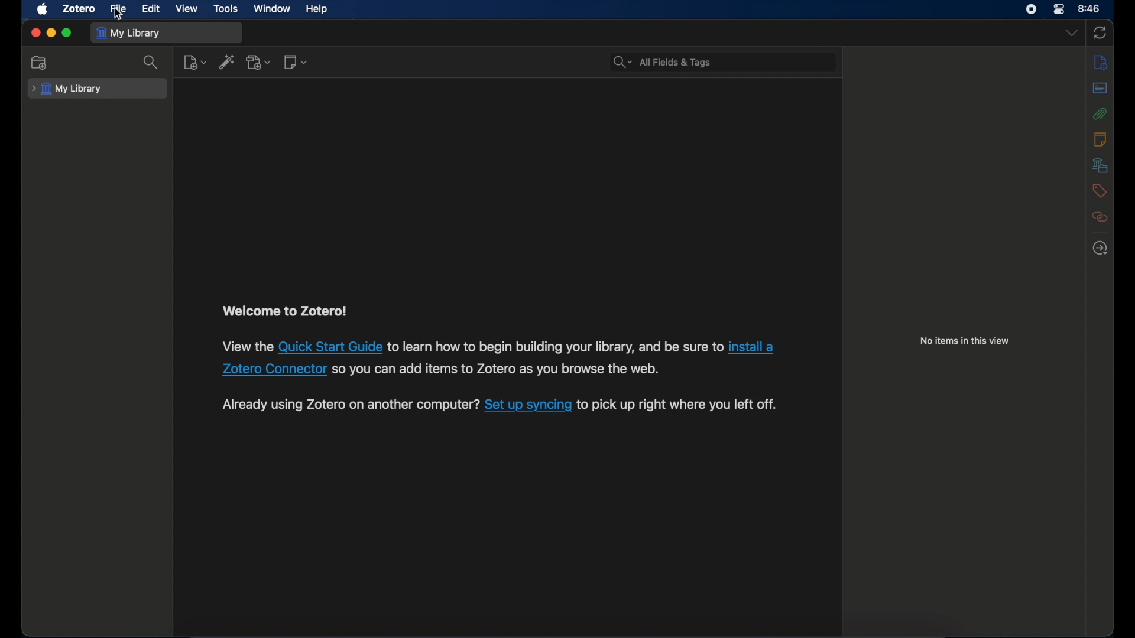 The width and height of the screenshot is (1135, 638). What do you see at coordinates (498, 370) in the screenshot?
I see `View the Quick Start Guide to learn how to begin building your library, and be sure to install a
Zotero Connector so you can add items to Zotero as you browse the web.` at bounding box center [498, 370].